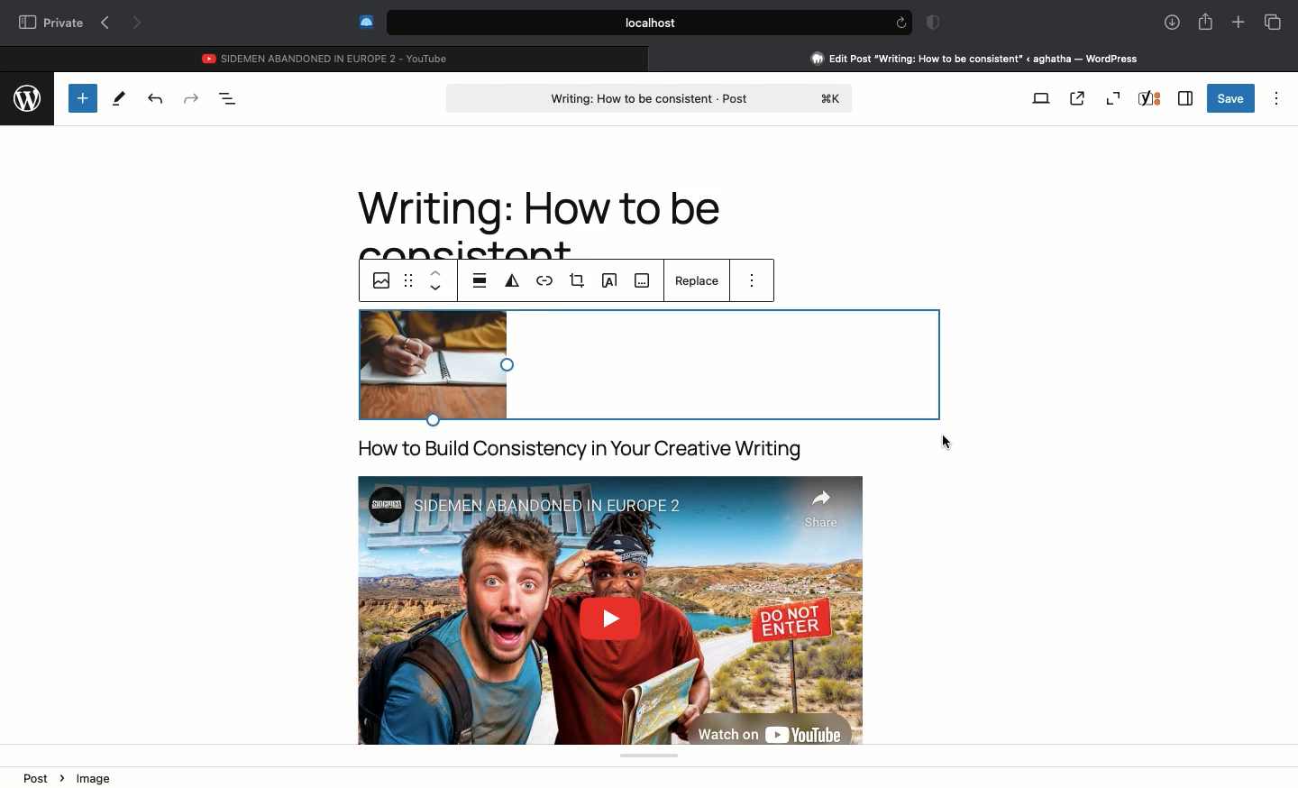  Describe the element at coordinates (1185, 98) in the screenshot. I see `Sidebar` at that location.